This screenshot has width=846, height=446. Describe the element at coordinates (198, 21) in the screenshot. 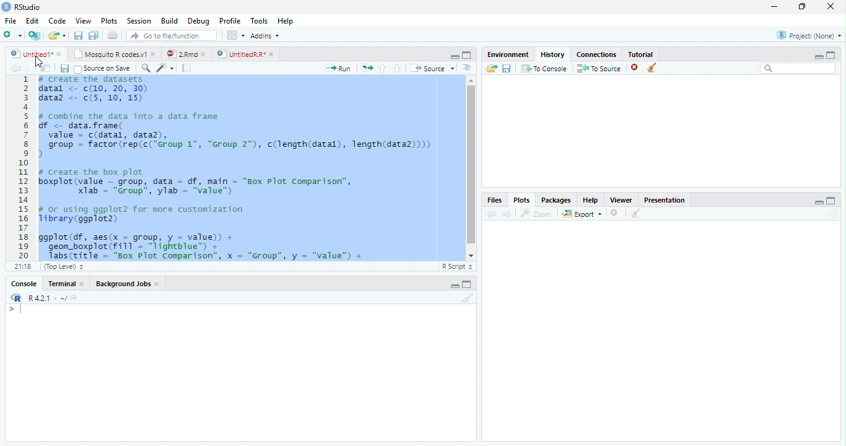

I see `Debug` at that location.